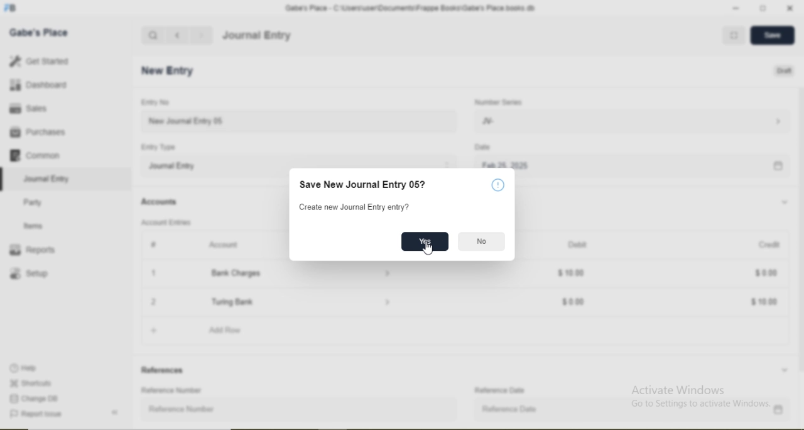 The height and width of the screenshot is (430, 804). I want to click on notice, so click(499, 186).